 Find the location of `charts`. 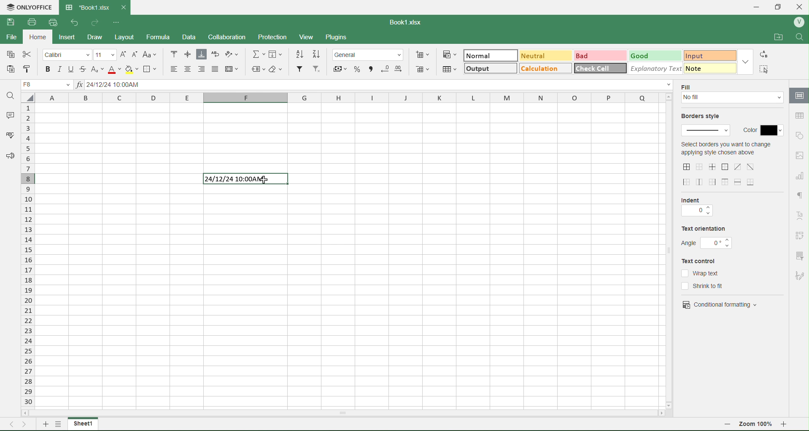

charts is located at coordinates (800, 176).